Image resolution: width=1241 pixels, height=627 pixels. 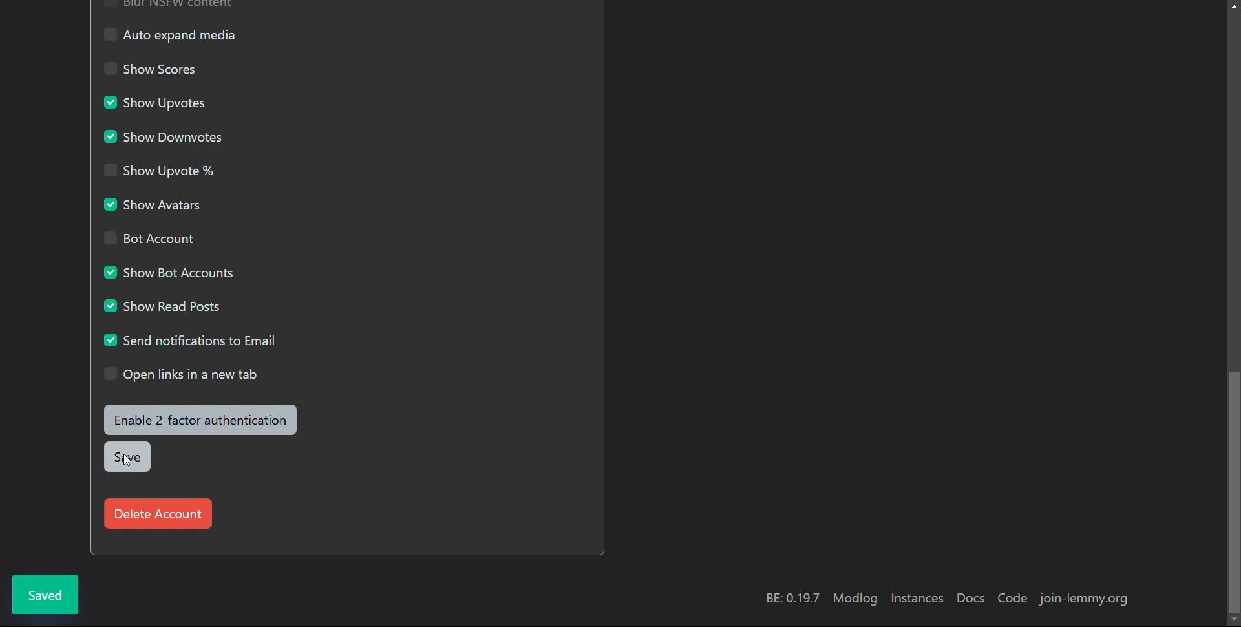 I want to click on show read posts, so click(x=162, y=304).